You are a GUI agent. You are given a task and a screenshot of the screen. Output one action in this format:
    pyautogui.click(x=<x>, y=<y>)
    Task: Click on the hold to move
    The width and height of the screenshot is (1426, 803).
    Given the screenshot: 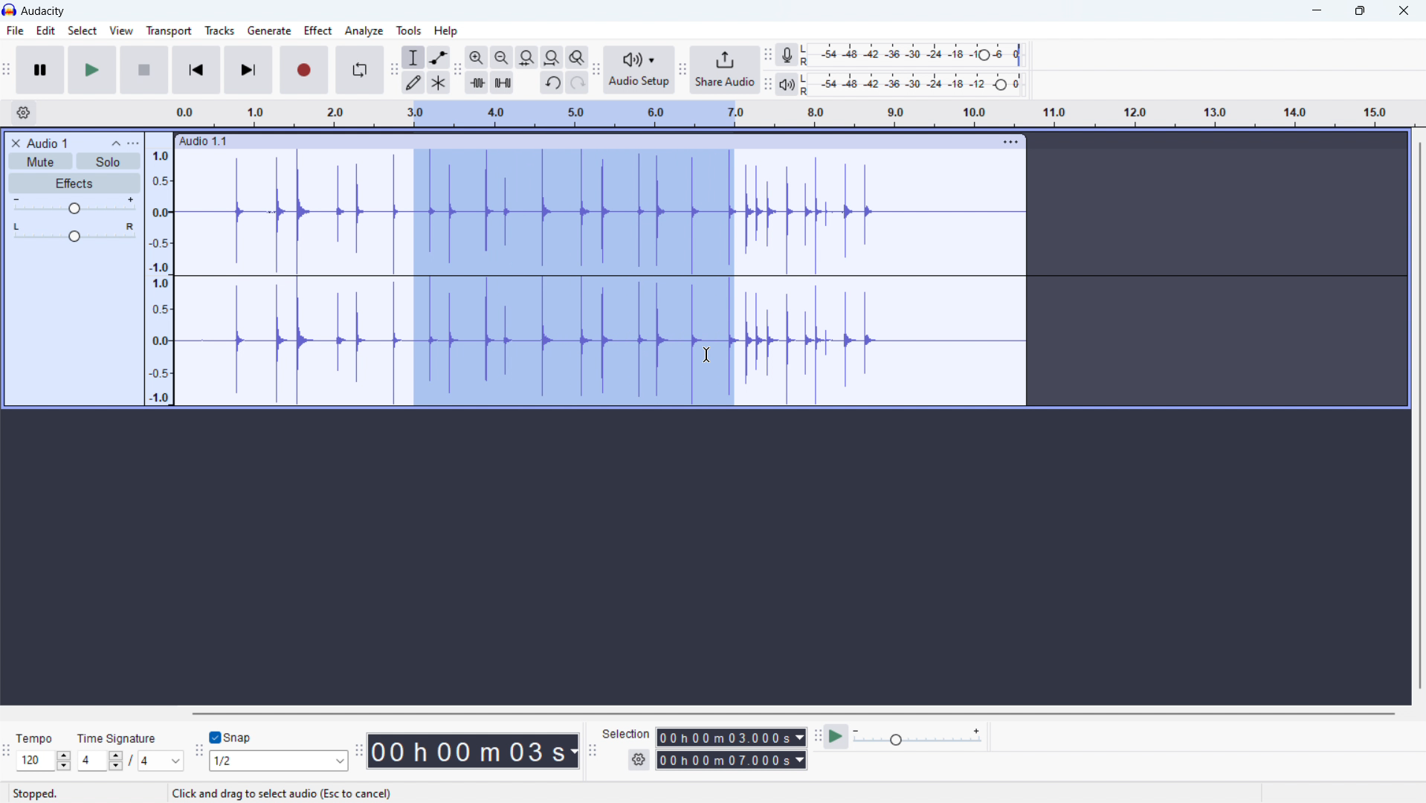 What is the action you would take?
    pyautogui.click(x=584, y=142)
    